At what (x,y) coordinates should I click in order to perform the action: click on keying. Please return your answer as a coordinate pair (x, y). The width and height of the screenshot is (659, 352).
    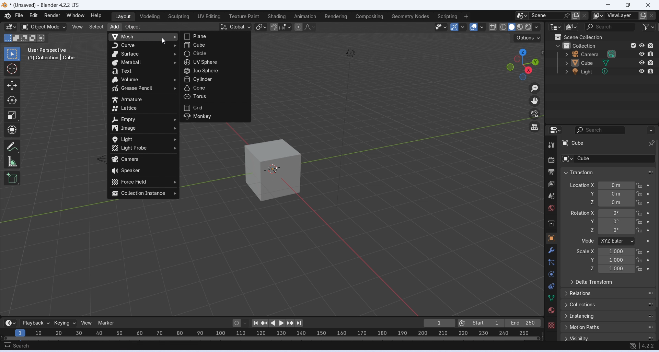
    Looking at the image, I should click on (65, 323).